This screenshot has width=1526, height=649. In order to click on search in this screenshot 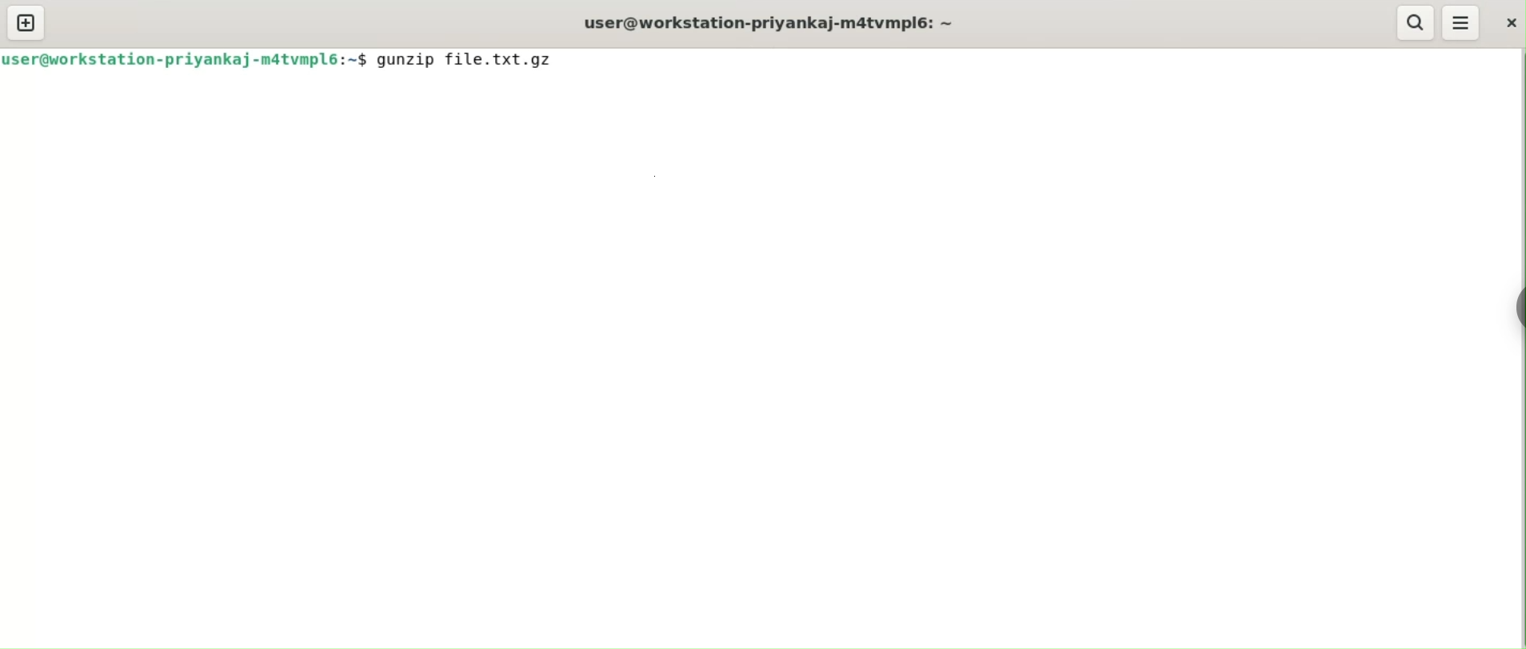, I will do `click(1412, 22)`.